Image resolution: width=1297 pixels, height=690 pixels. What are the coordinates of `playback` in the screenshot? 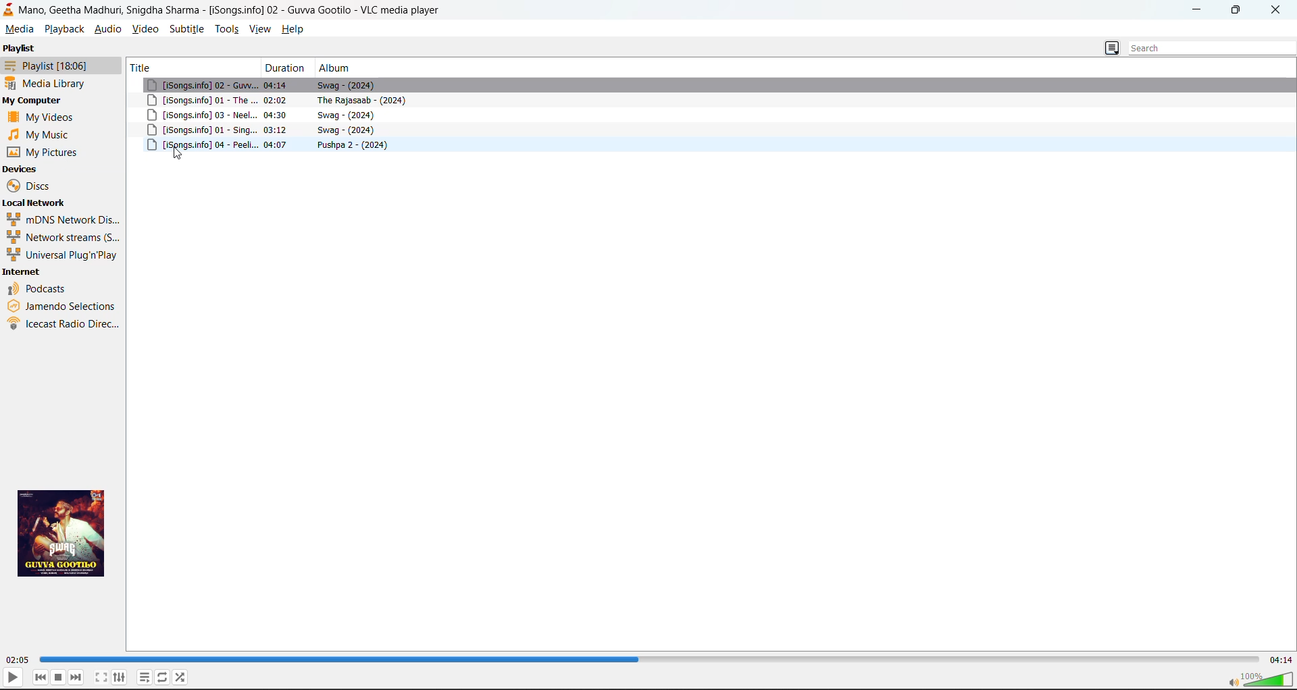 It's located at (64, 30).